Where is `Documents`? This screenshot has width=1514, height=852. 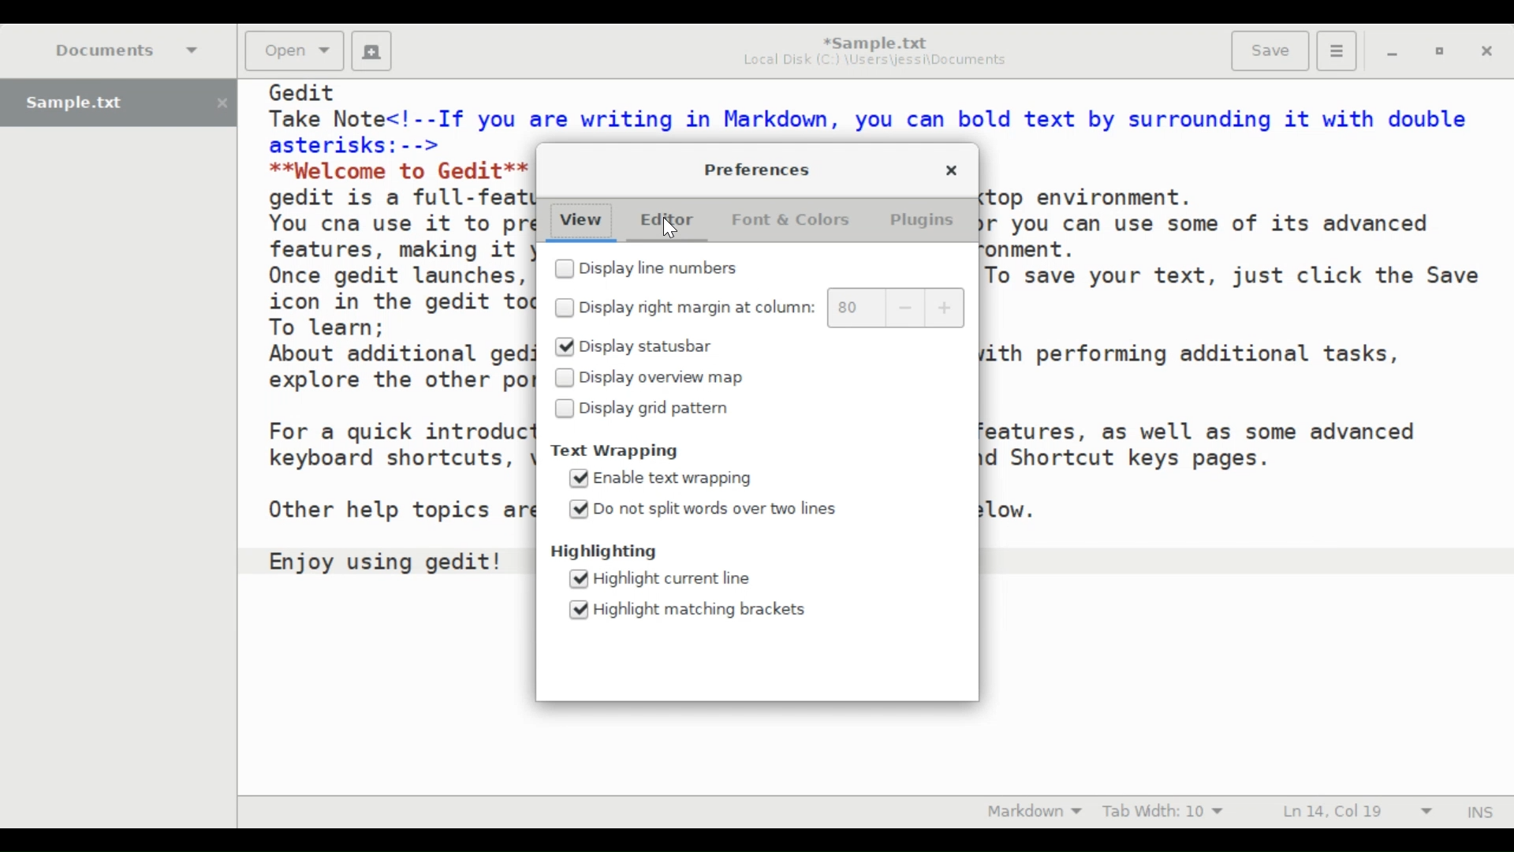
Documents is located at coordinates (129, 50).